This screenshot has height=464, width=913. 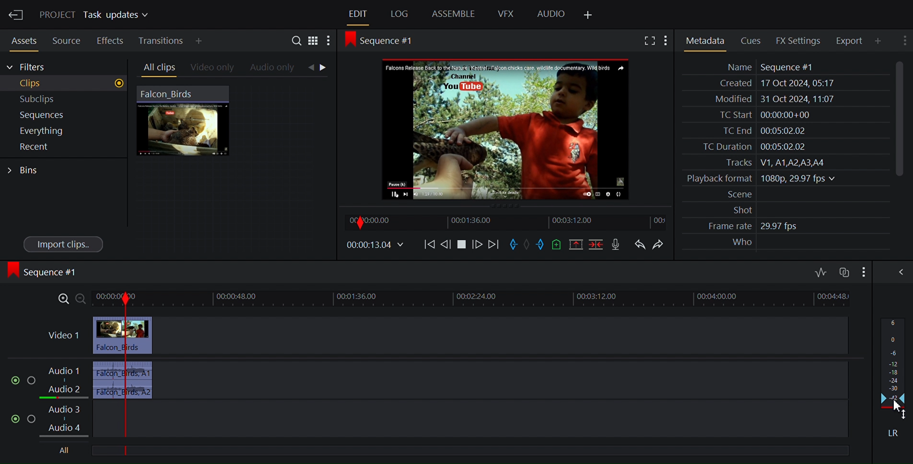 I want to click on Redo, so click(x=658, y=244).